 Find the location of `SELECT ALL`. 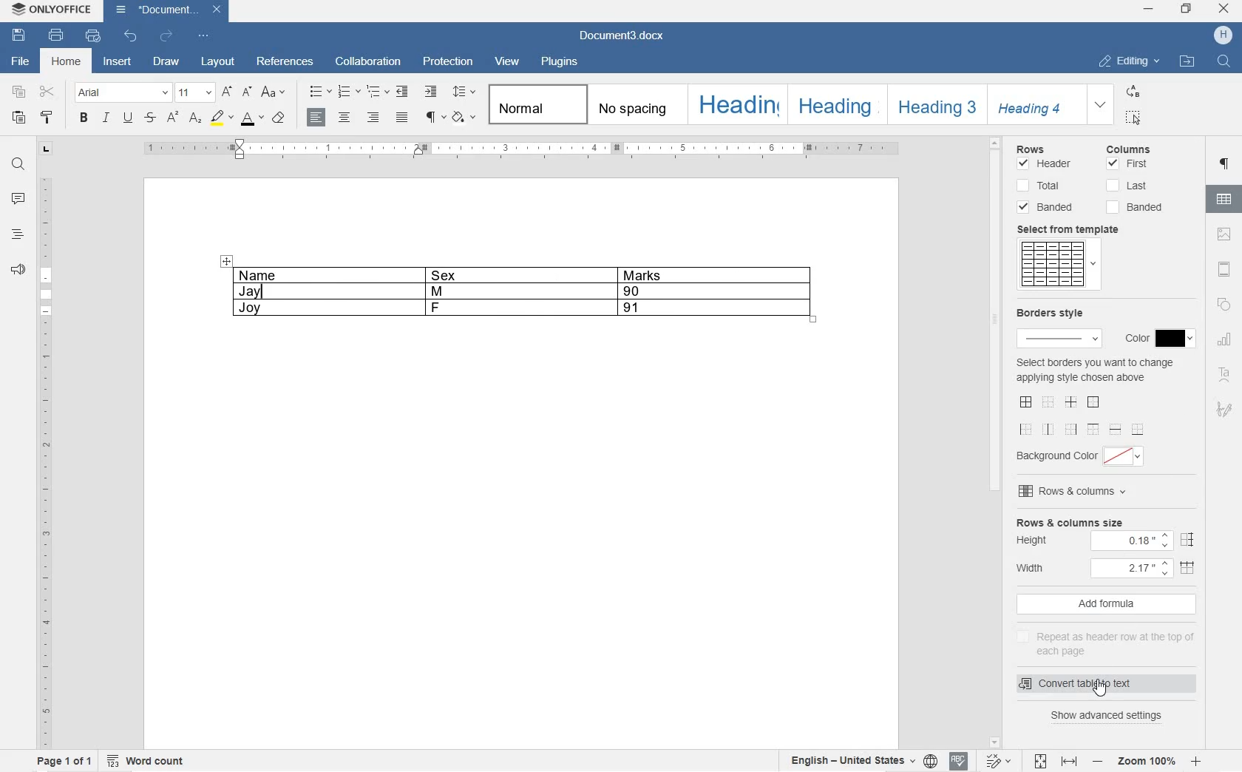

SELECT ALL is located at coordinates (1135, 118).